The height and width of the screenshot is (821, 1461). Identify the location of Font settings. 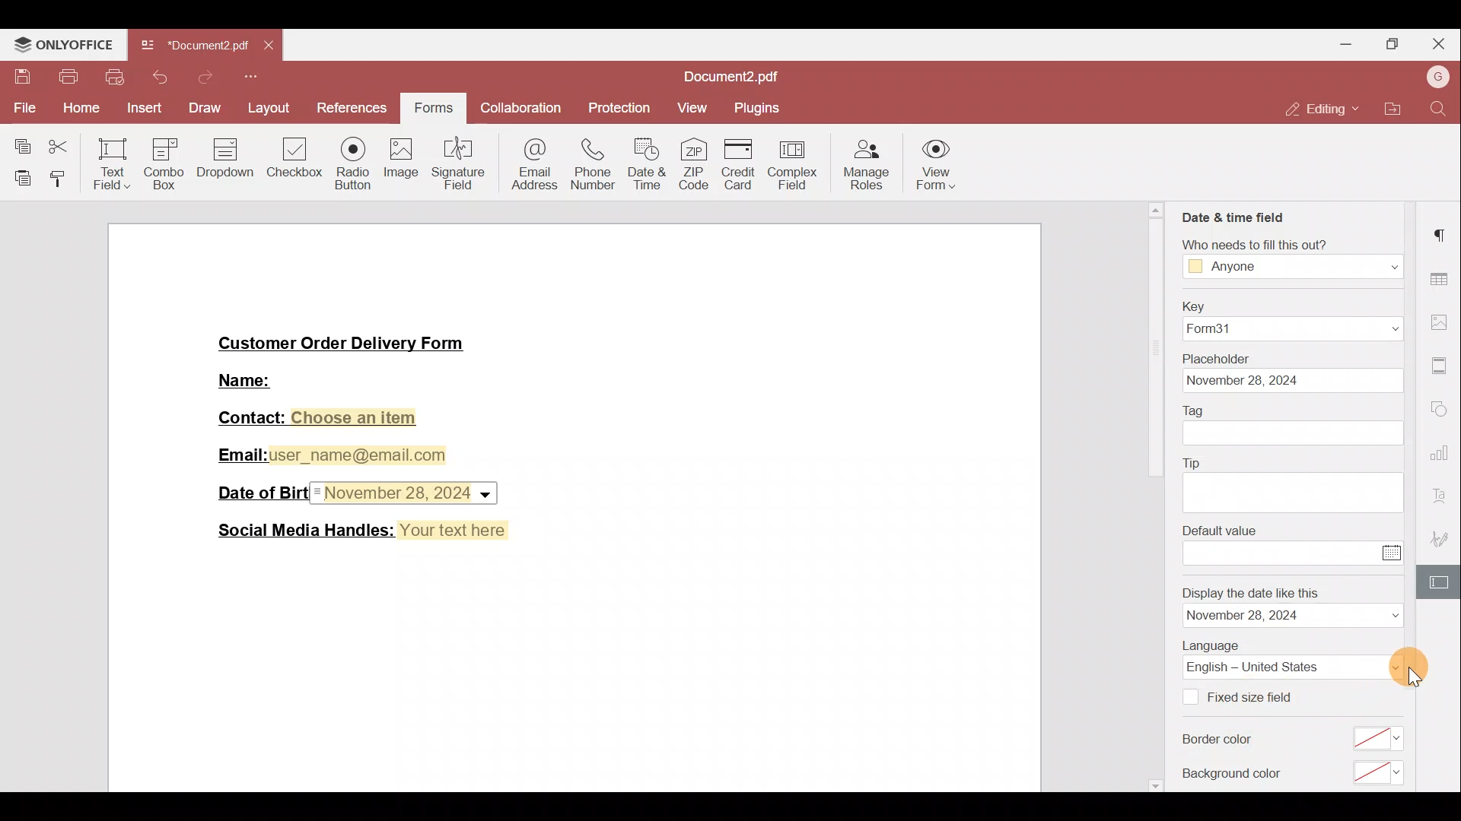
(1441, 497).